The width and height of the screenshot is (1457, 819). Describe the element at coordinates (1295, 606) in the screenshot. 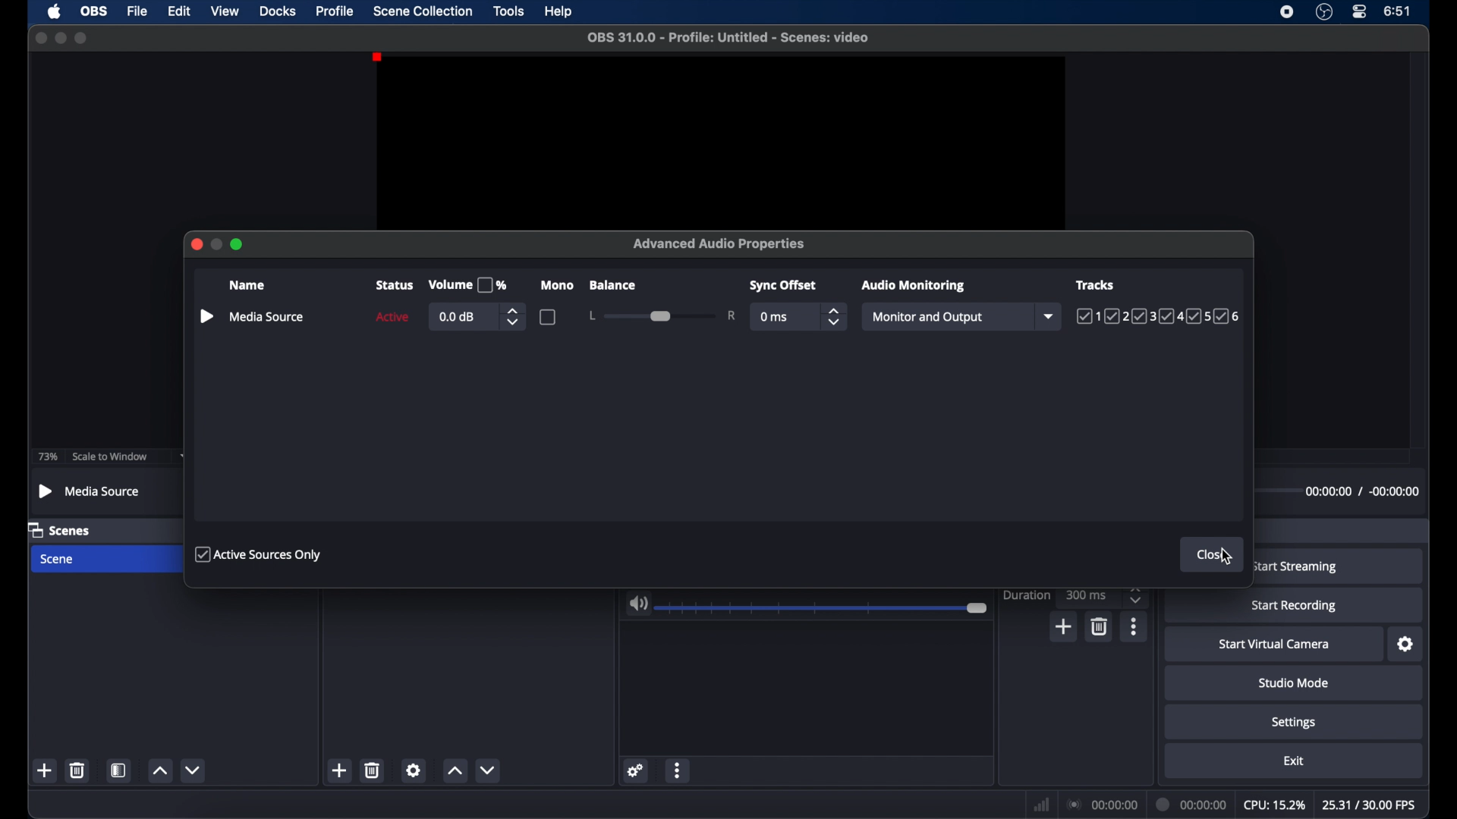

I see `start recording` at that location.